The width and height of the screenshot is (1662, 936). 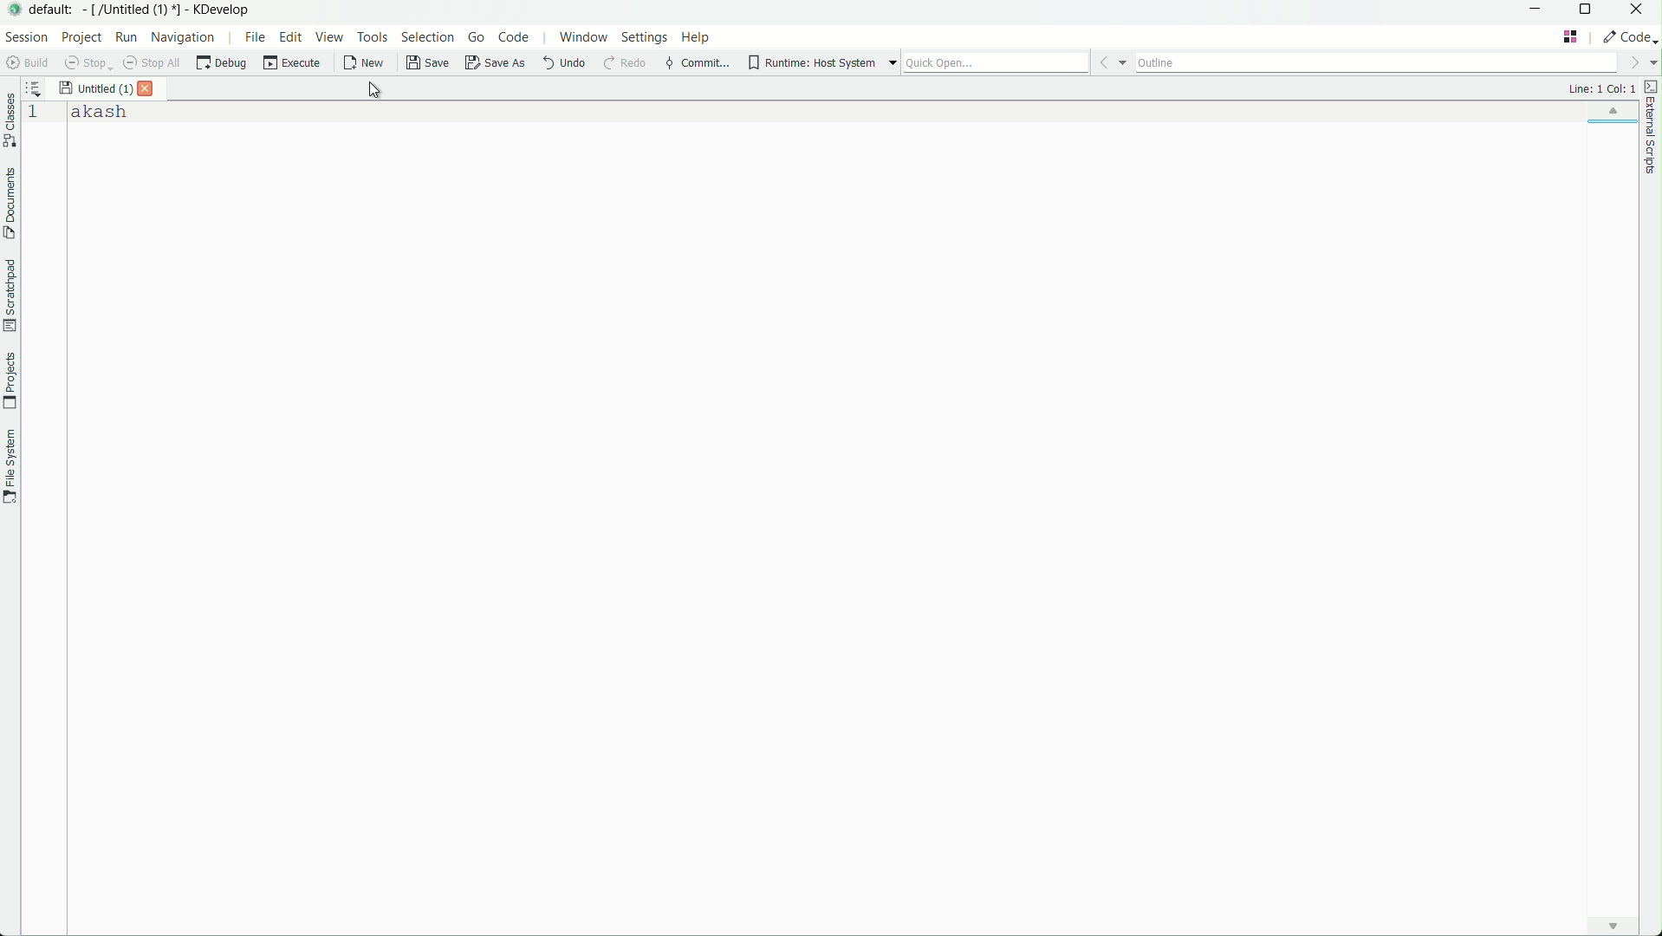 What do you see at coordinates (1540, 11) in the screenshot?
I see `minimize` at bounding box center [1540, 11].